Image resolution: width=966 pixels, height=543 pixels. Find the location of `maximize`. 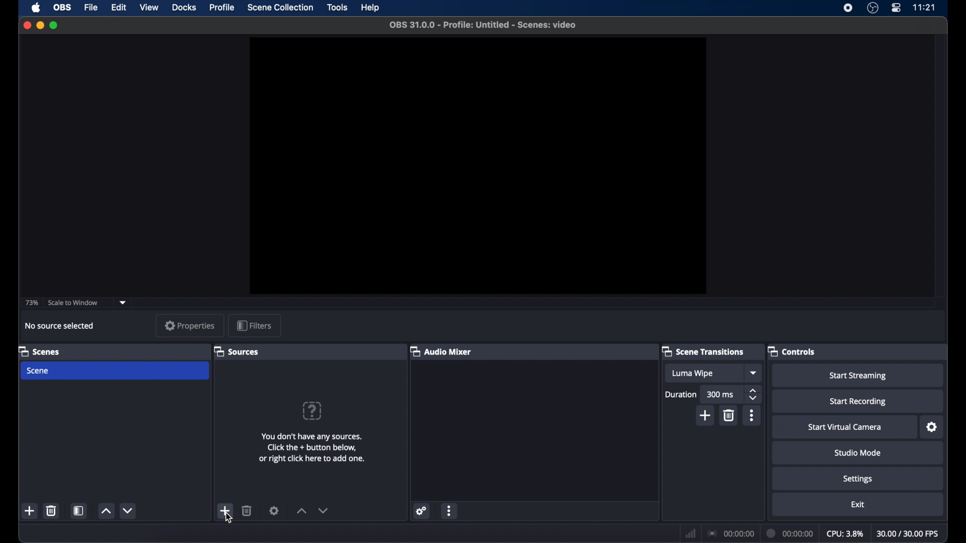

maximize is located at coordinates (55, 26).